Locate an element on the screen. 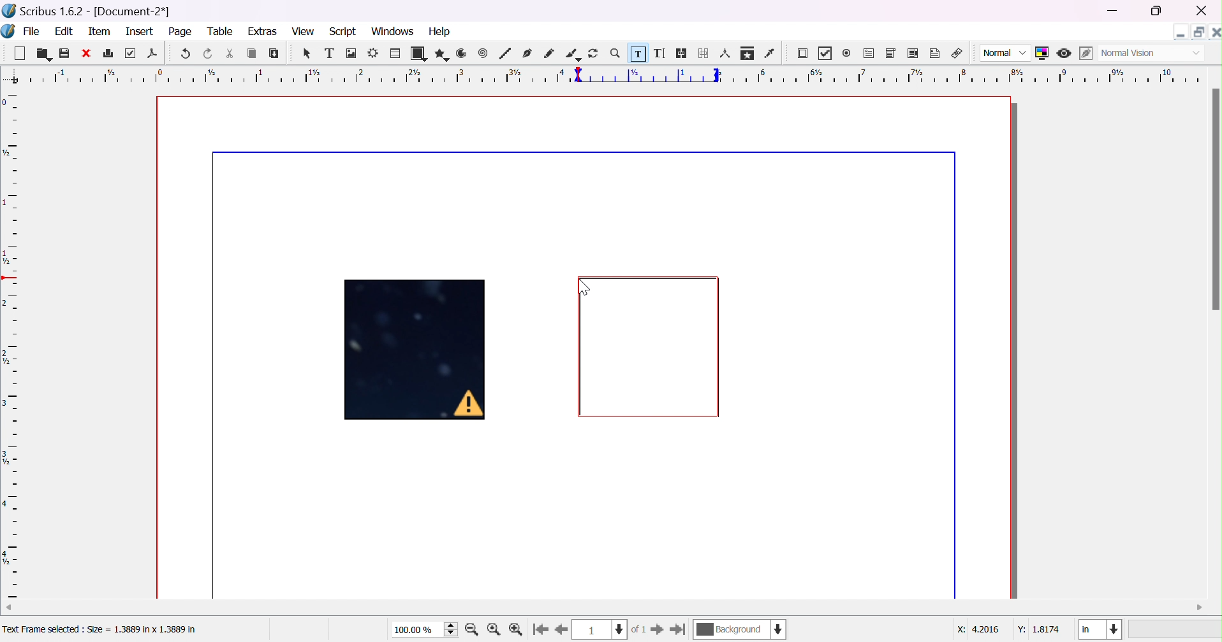  minimize is located at coordinates (1115, 11).